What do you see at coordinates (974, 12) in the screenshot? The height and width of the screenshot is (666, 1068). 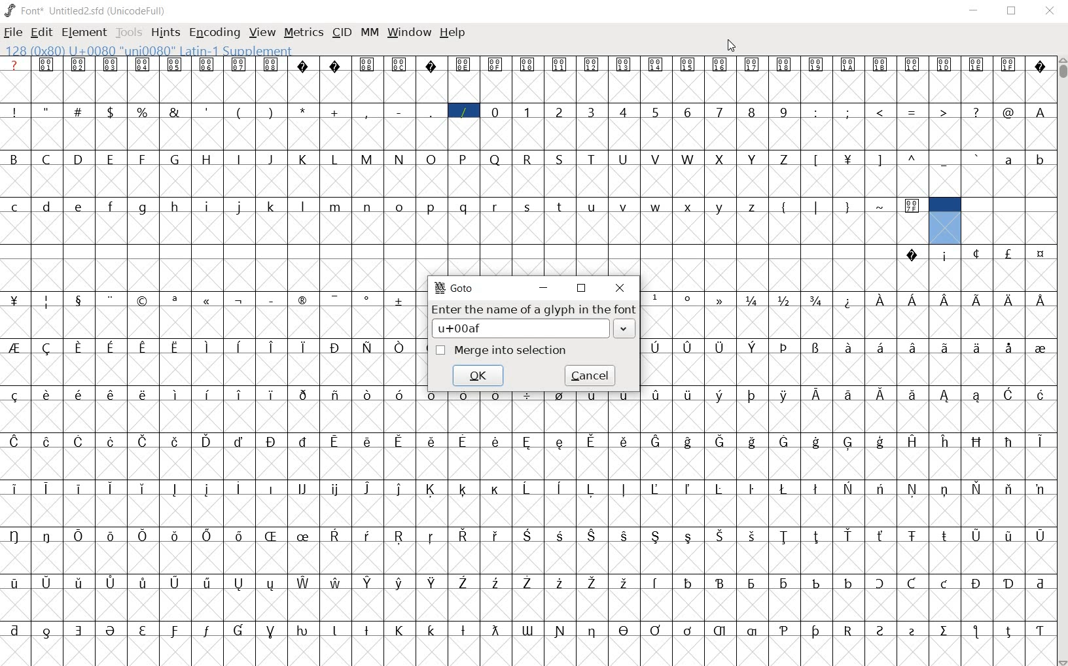 I see `Minimize` at bounding box center [974, 12].